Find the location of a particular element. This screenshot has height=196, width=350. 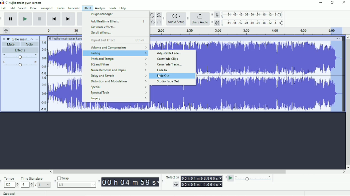

Effects is located at coordinates (20, 50).